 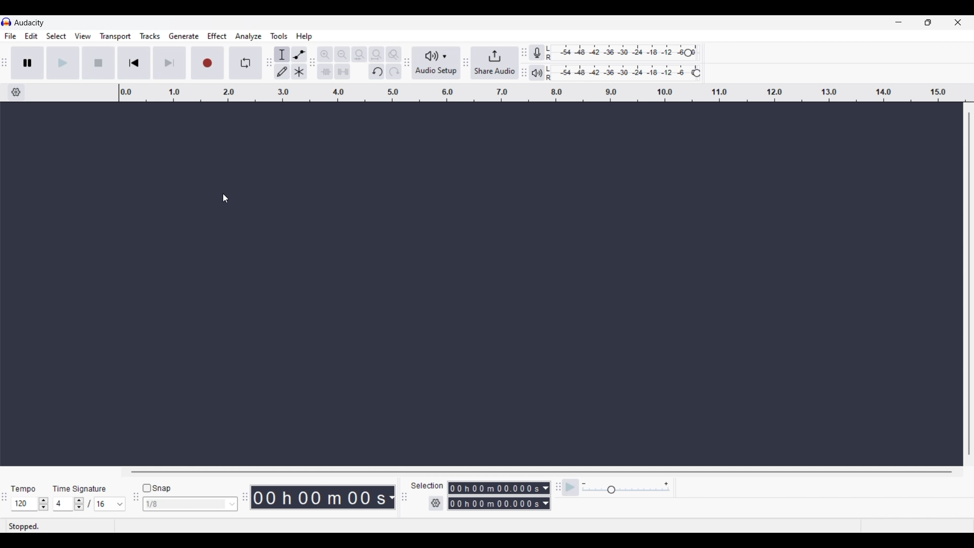 What do you see at coordinates (688, 52) in the screenshot?
I see `Change recording level` at bounding box center [688, 52].